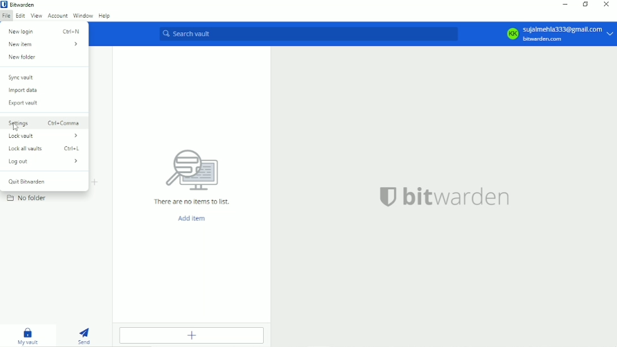 This screenshot has width=617, height=347. What do you see at coordinates (58, 16) in the screenshot?
I see `Account` at bounding box center [58, 16].